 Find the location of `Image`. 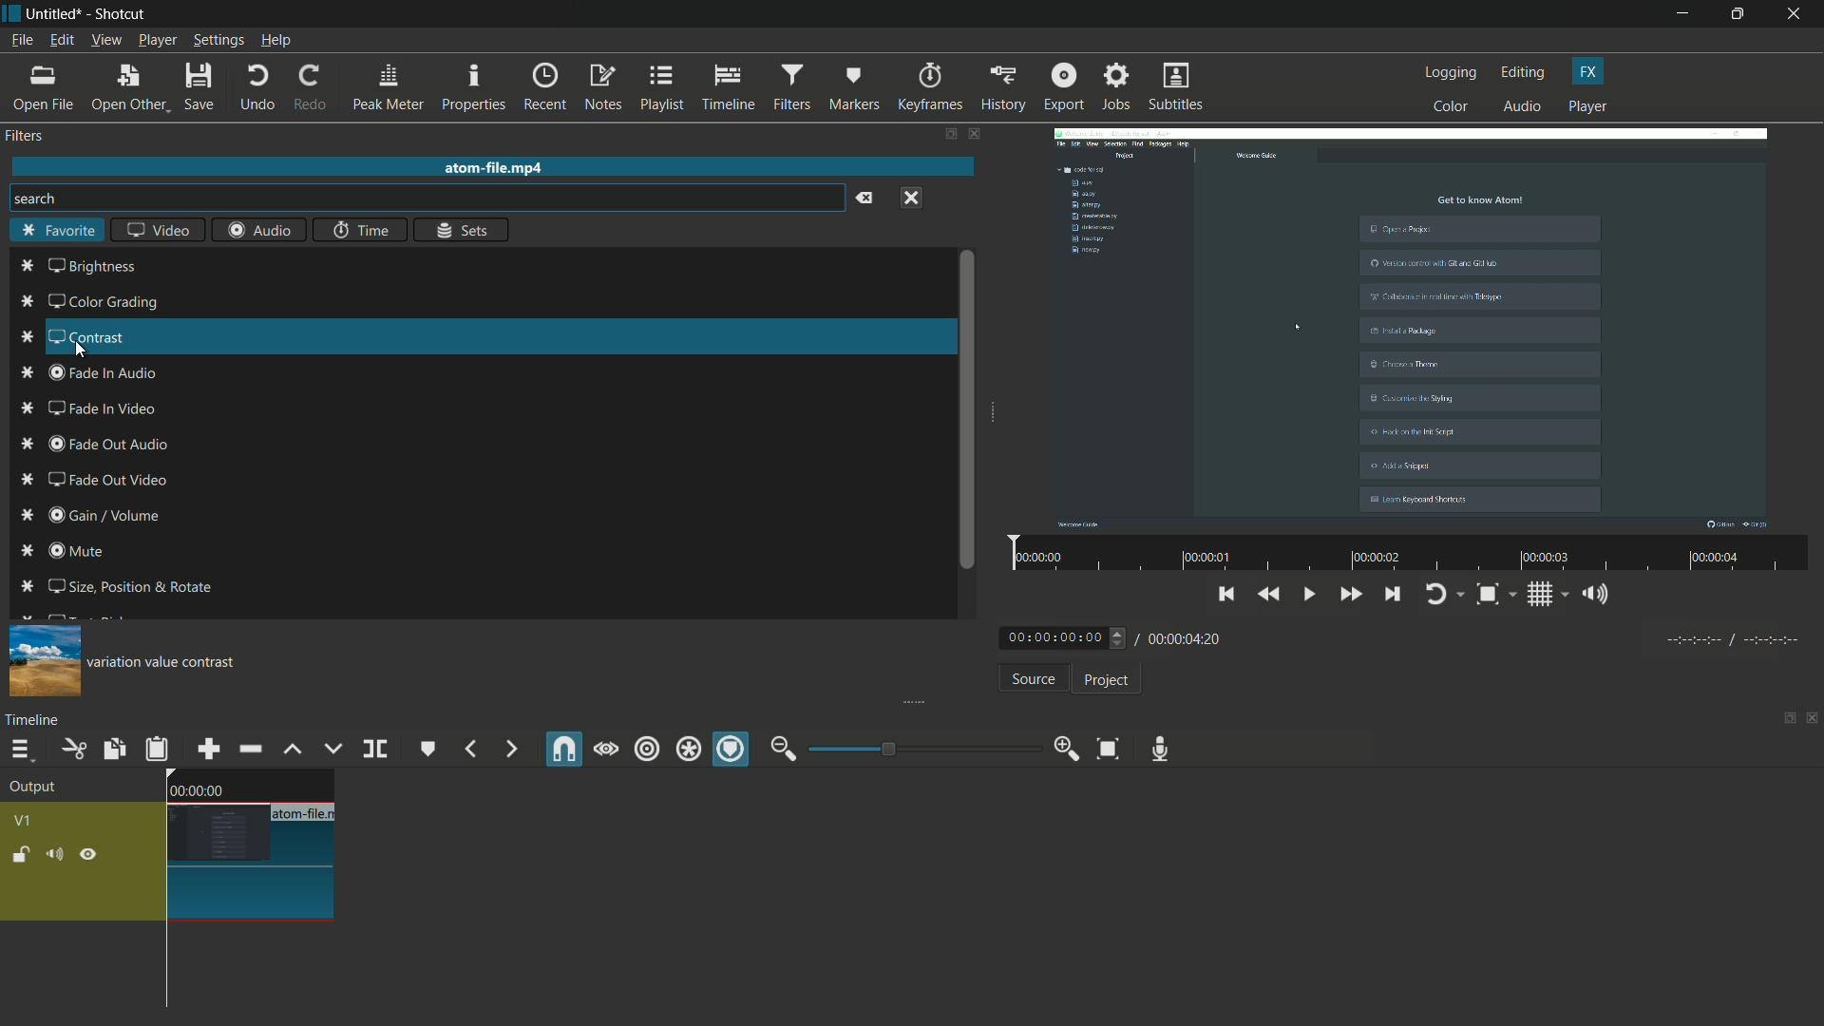

Image is located at coordinates (41, 660).